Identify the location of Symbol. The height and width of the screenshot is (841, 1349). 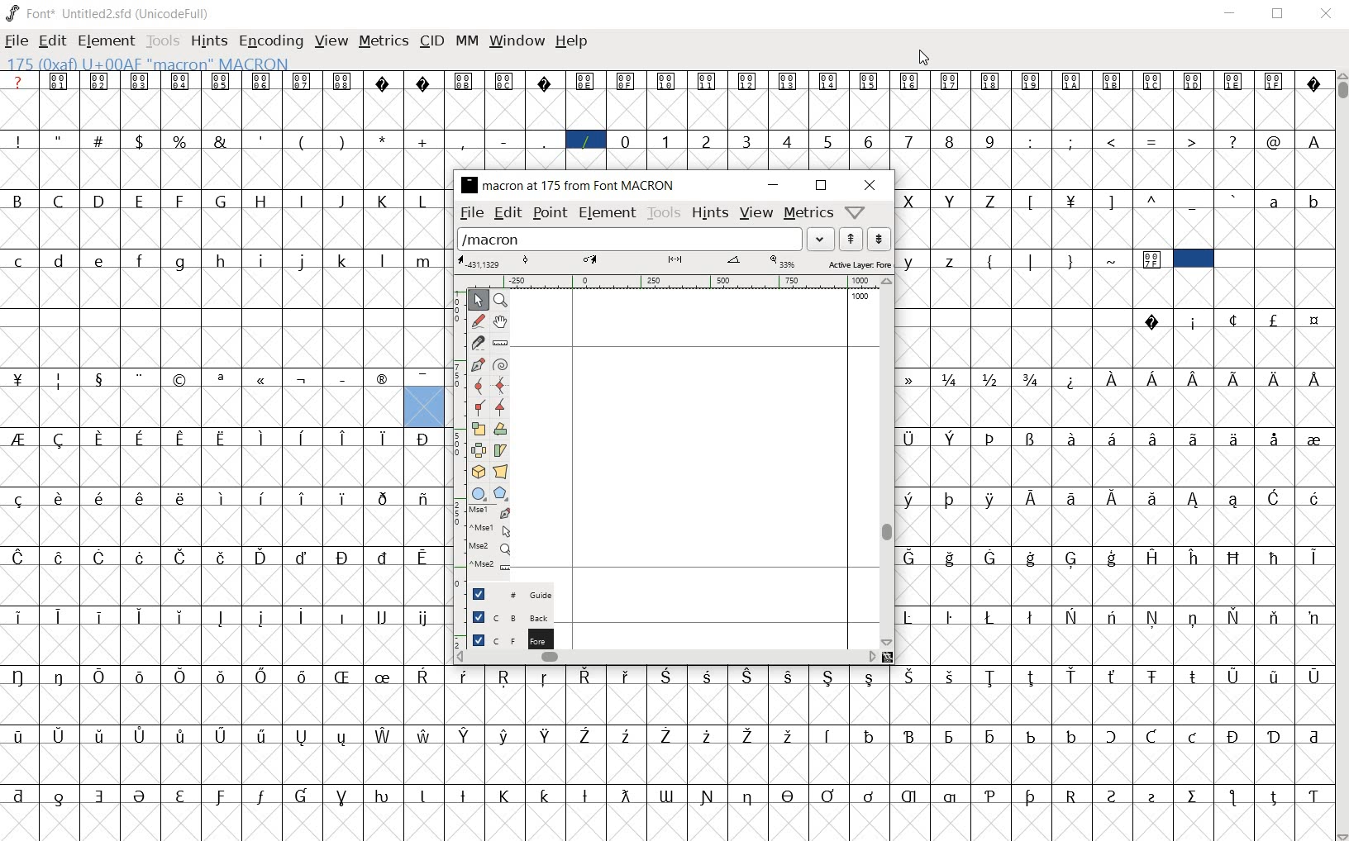
(381, 377).